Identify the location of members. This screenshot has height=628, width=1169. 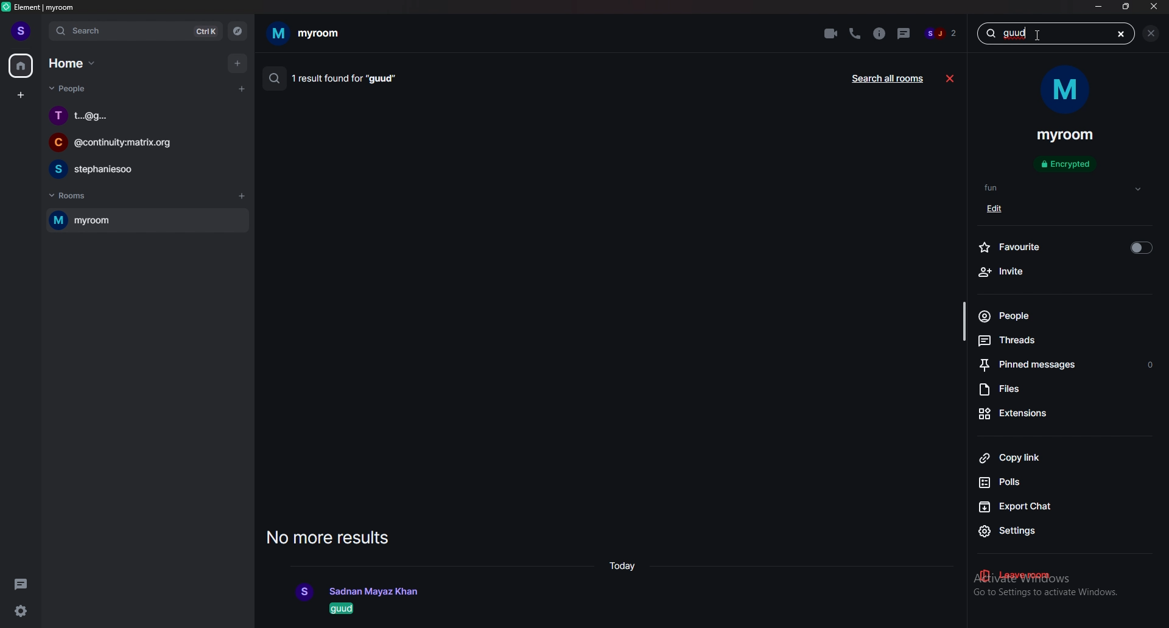
(941, 33).